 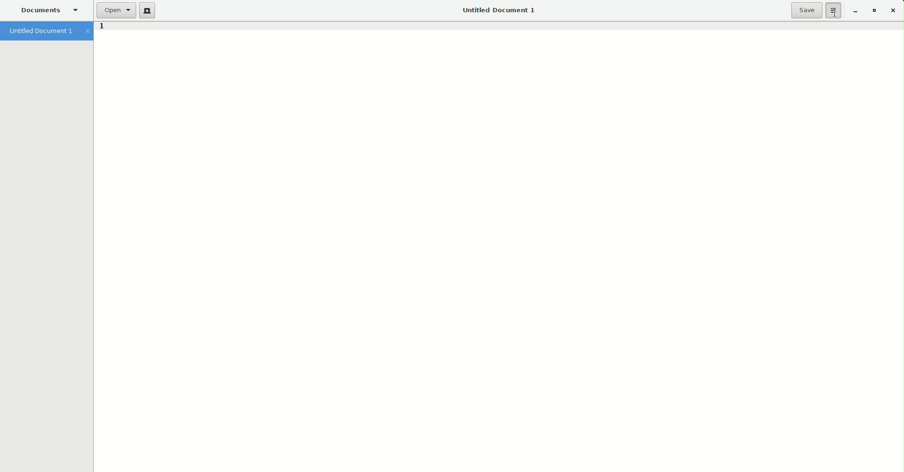 I want to click on Untitled Document 1, so click(x=497, y=10).